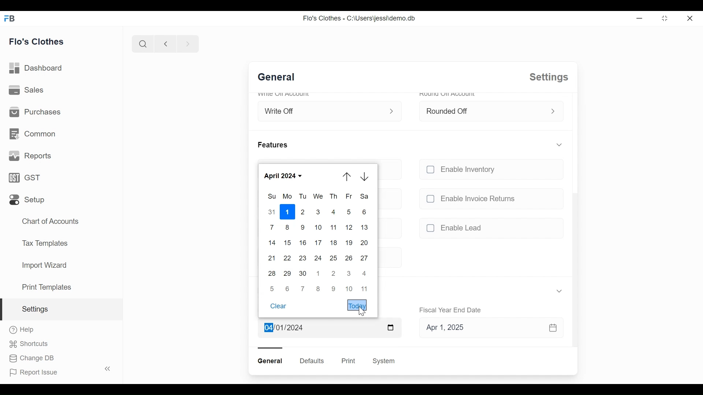 The image size is (703, 395). Describe the element at coordinates (333, 257) in the screenshot. I see `25` at that location.